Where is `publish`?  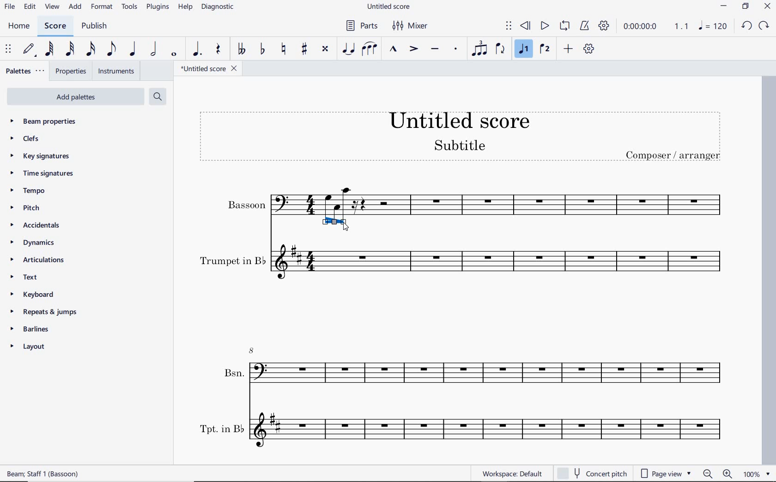 publish is located at coordinates (94, 26).